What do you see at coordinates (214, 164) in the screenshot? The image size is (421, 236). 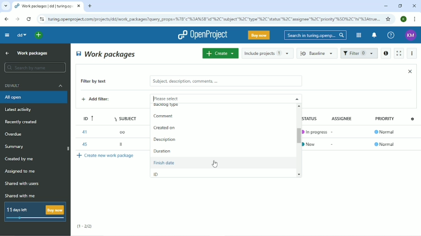 I see `Cursor` at bounding box center [214, 164].